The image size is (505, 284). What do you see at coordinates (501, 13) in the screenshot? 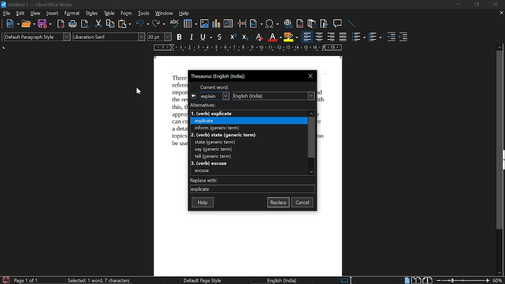
I see `close tab` at bounding box center [501, 13].